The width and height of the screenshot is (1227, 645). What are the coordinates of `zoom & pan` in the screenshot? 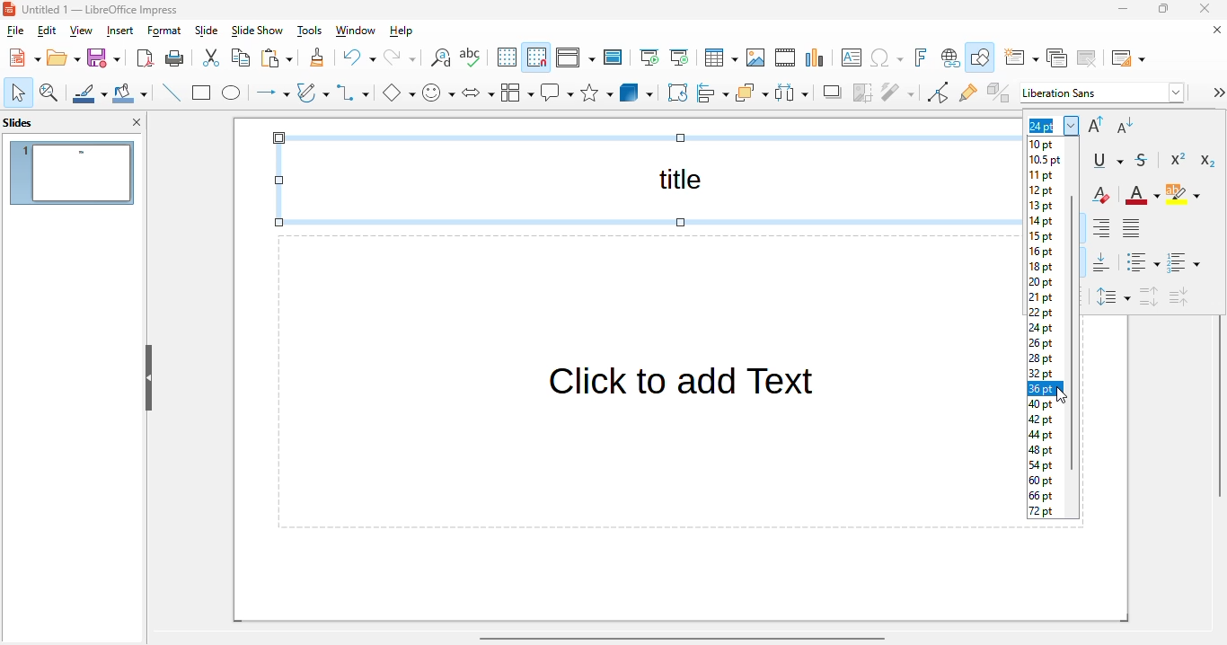 It's located at (49, 93).